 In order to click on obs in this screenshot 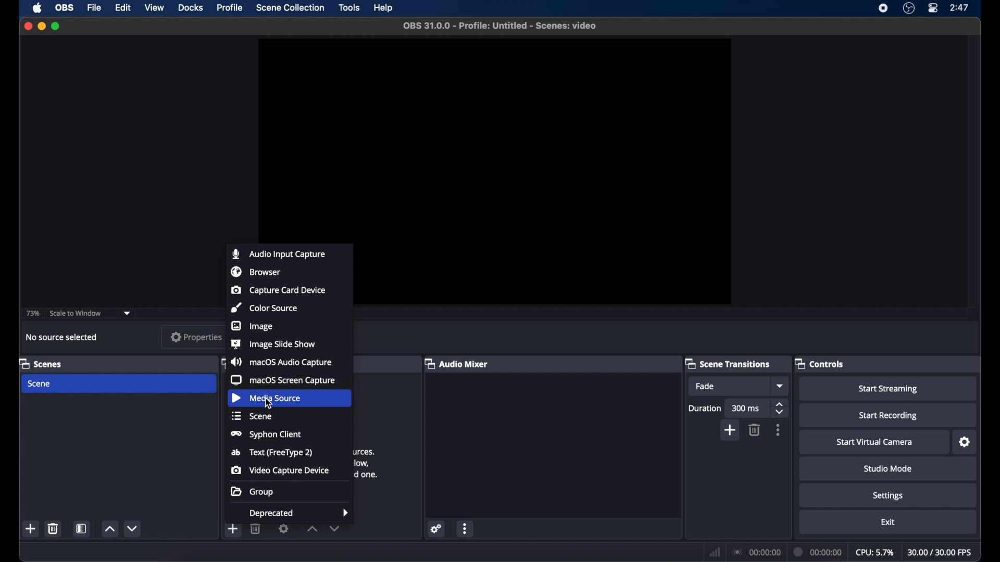, I will do `click(65, 8)`.